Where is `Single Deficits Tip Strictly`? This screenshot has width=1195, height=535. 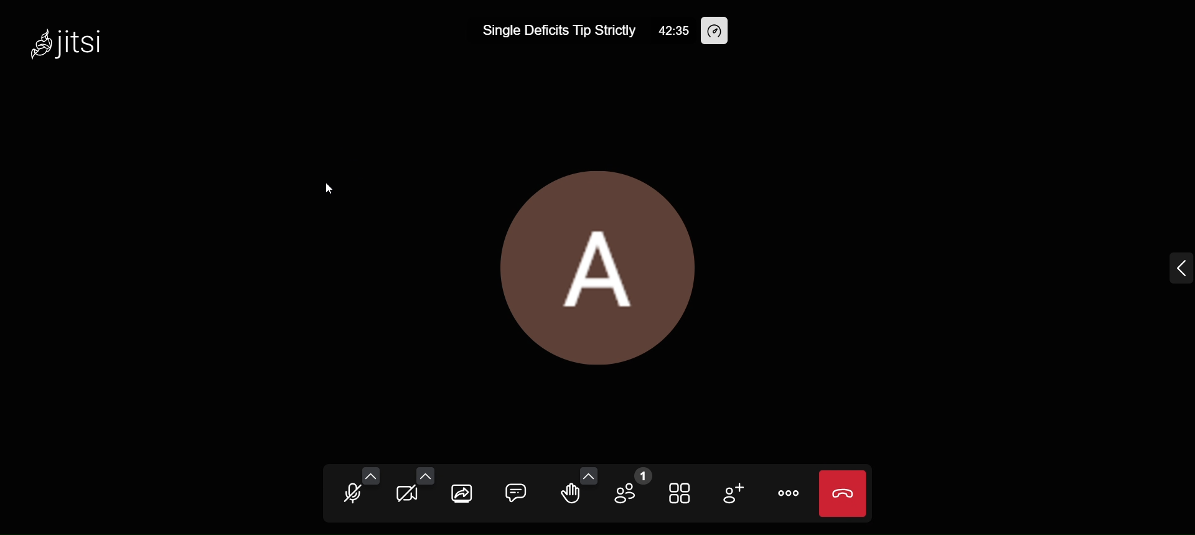
Single Deficits Tip Strictly is located at coordinates (556, 30).